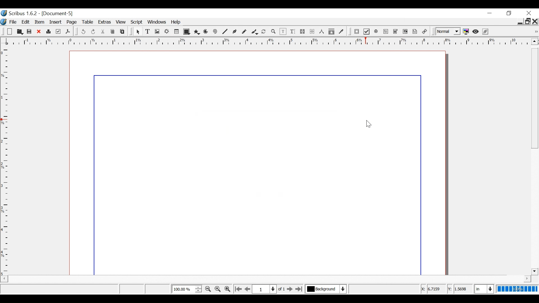 The width and height of the screenshot is (539, 303). What do you see at coordinates (137, 22) in the screenshot?
I see `Script` at bounding box center [137, 22].